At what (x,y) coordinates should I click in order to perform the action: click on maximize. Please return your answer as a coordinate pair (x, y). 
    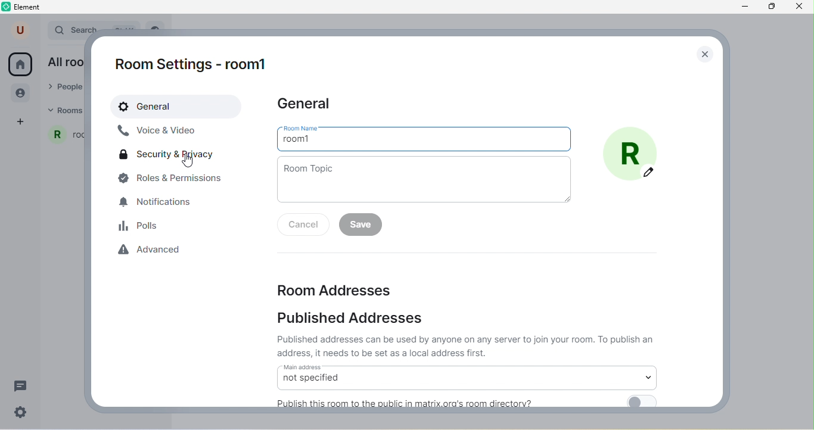
    Looking at the image, I should click on (773, 8).